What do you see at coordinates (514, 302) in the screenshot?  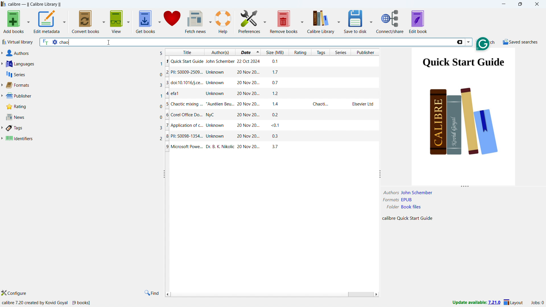 I see `layout` at bounding box center [514, 302].